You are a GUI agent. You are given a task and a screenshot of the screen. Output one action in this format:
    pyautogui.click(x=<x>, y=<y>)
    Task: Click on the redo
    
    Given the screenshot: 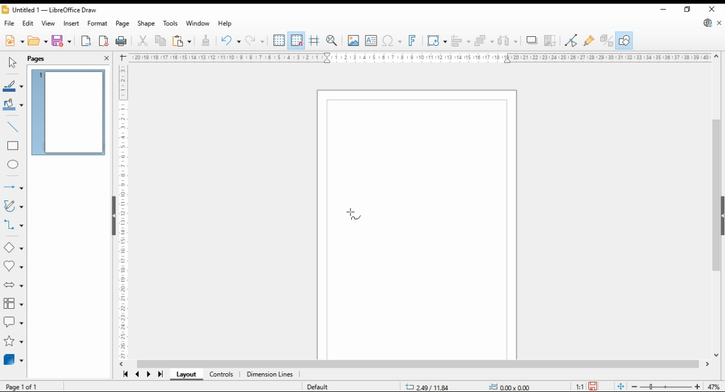 What is the action you would take?
    pyautogui.click(x=256, y=40)
    